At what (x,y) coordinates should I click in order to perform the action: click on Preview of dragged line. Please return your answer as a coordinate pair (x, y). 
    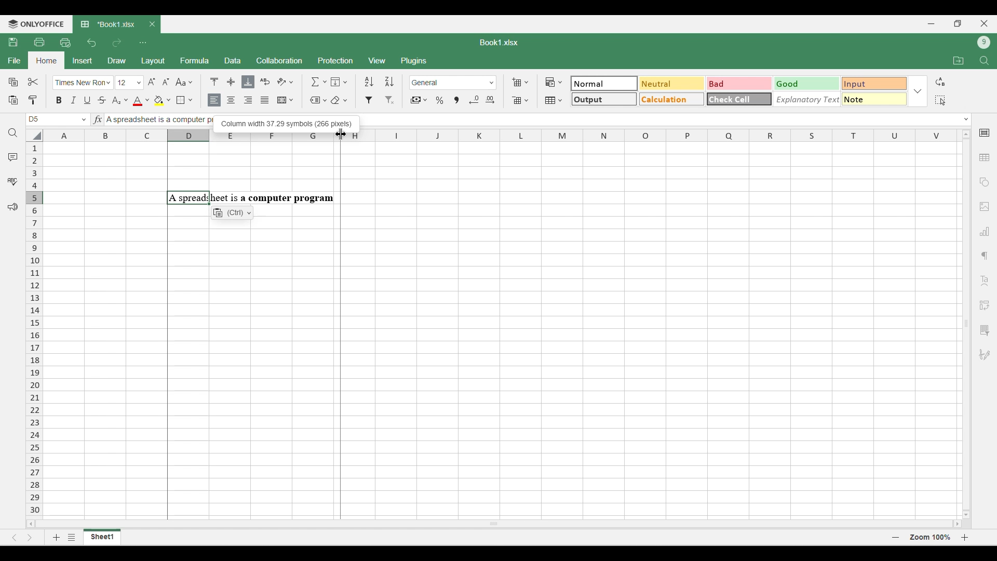
    Looking at the image, I should click on (341, 331).